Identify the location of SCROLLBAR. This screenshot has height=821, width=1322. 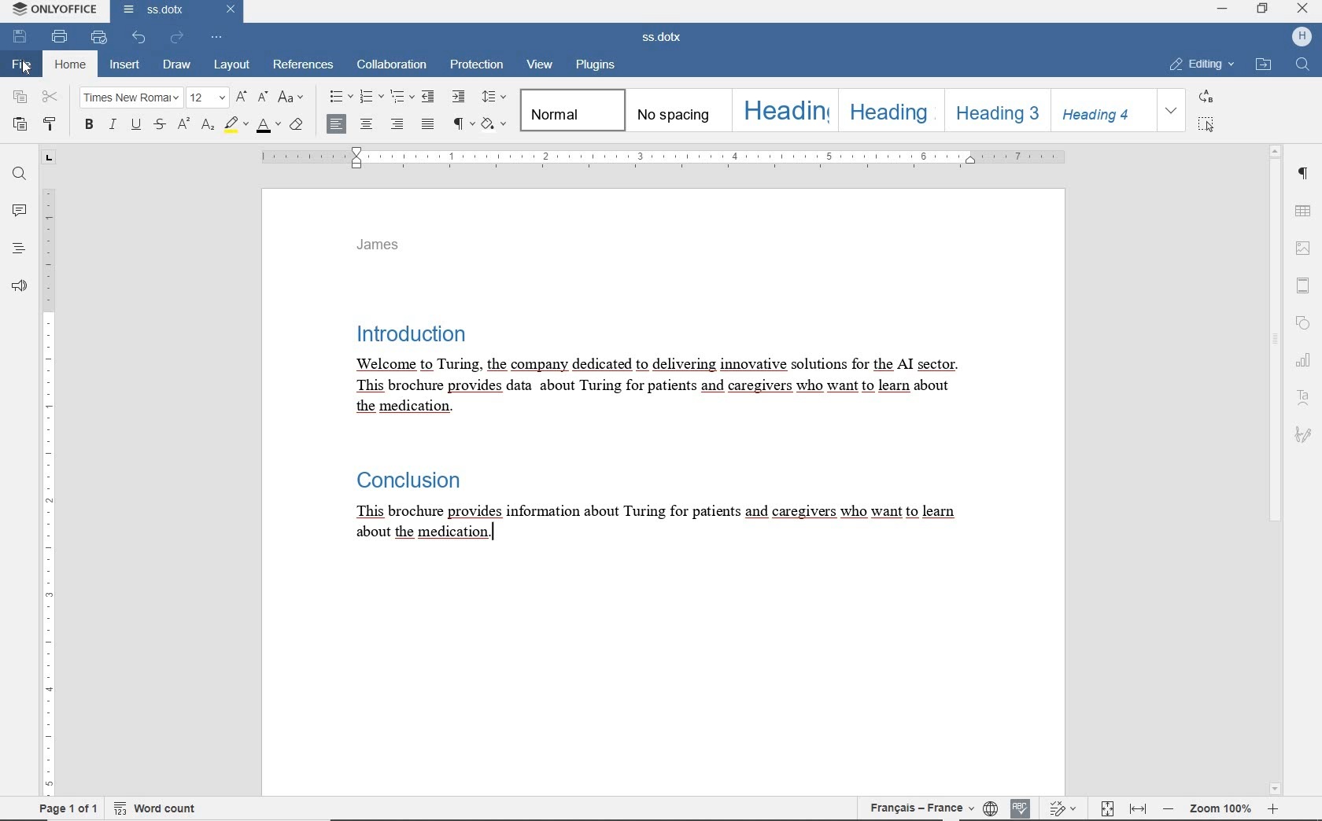
(1275, 470).